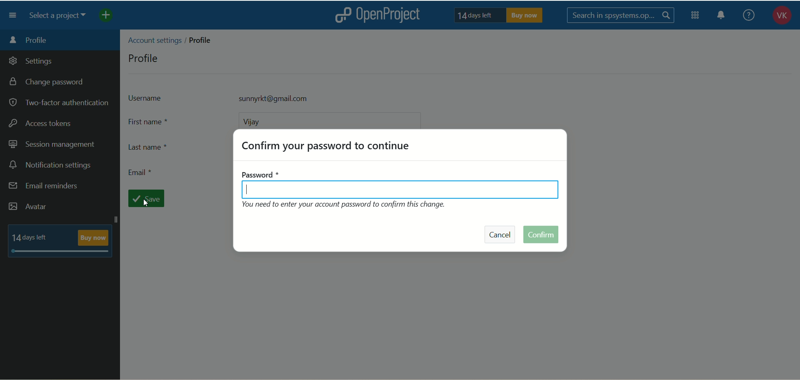  Describe the element at coordinates (42, 122) in the screenshot. I see `access tokens` at that location.